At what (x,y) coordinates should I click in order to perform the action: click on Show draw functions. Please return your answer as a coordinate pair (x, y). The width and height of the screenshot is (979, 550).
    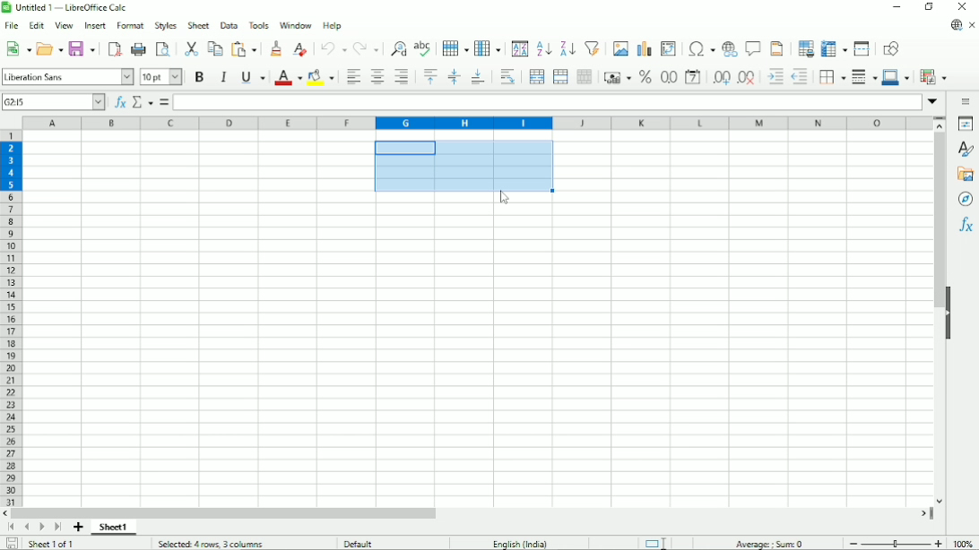
    Looking at the image, I should click on (891, 47).